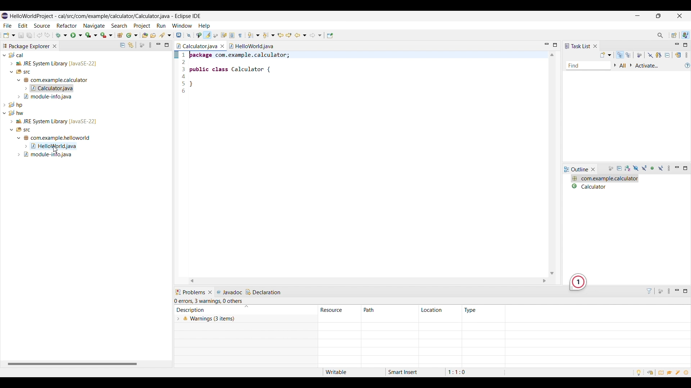 The height and width of the screenshot is (388, 691). What do you see at coordinates (593, 169) in the screenshot?
I see `Close` at bounding box center [593, 169].